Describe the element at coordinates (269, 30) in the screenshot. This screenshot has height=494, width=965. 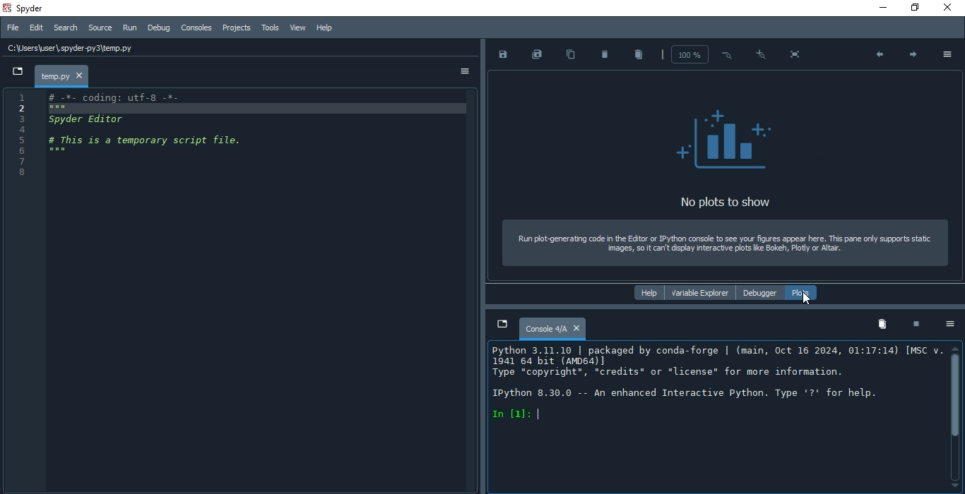
I see `Tools` at that location.